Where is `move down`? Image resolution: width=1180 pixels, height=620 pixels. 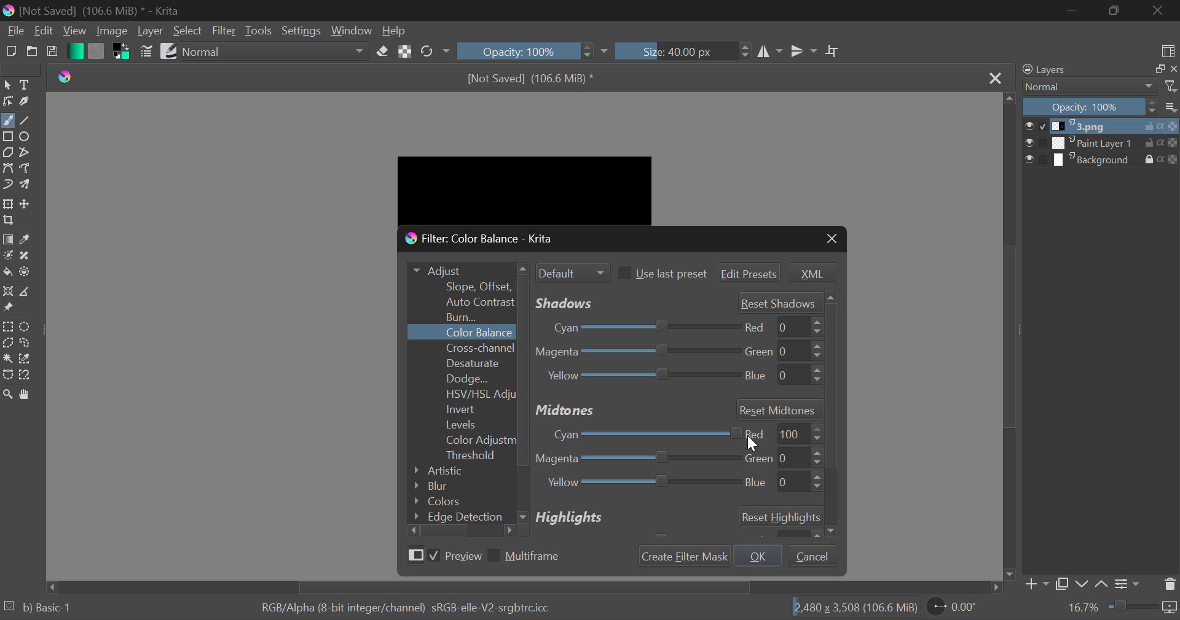 move down is located at coordinates (1012, 572).